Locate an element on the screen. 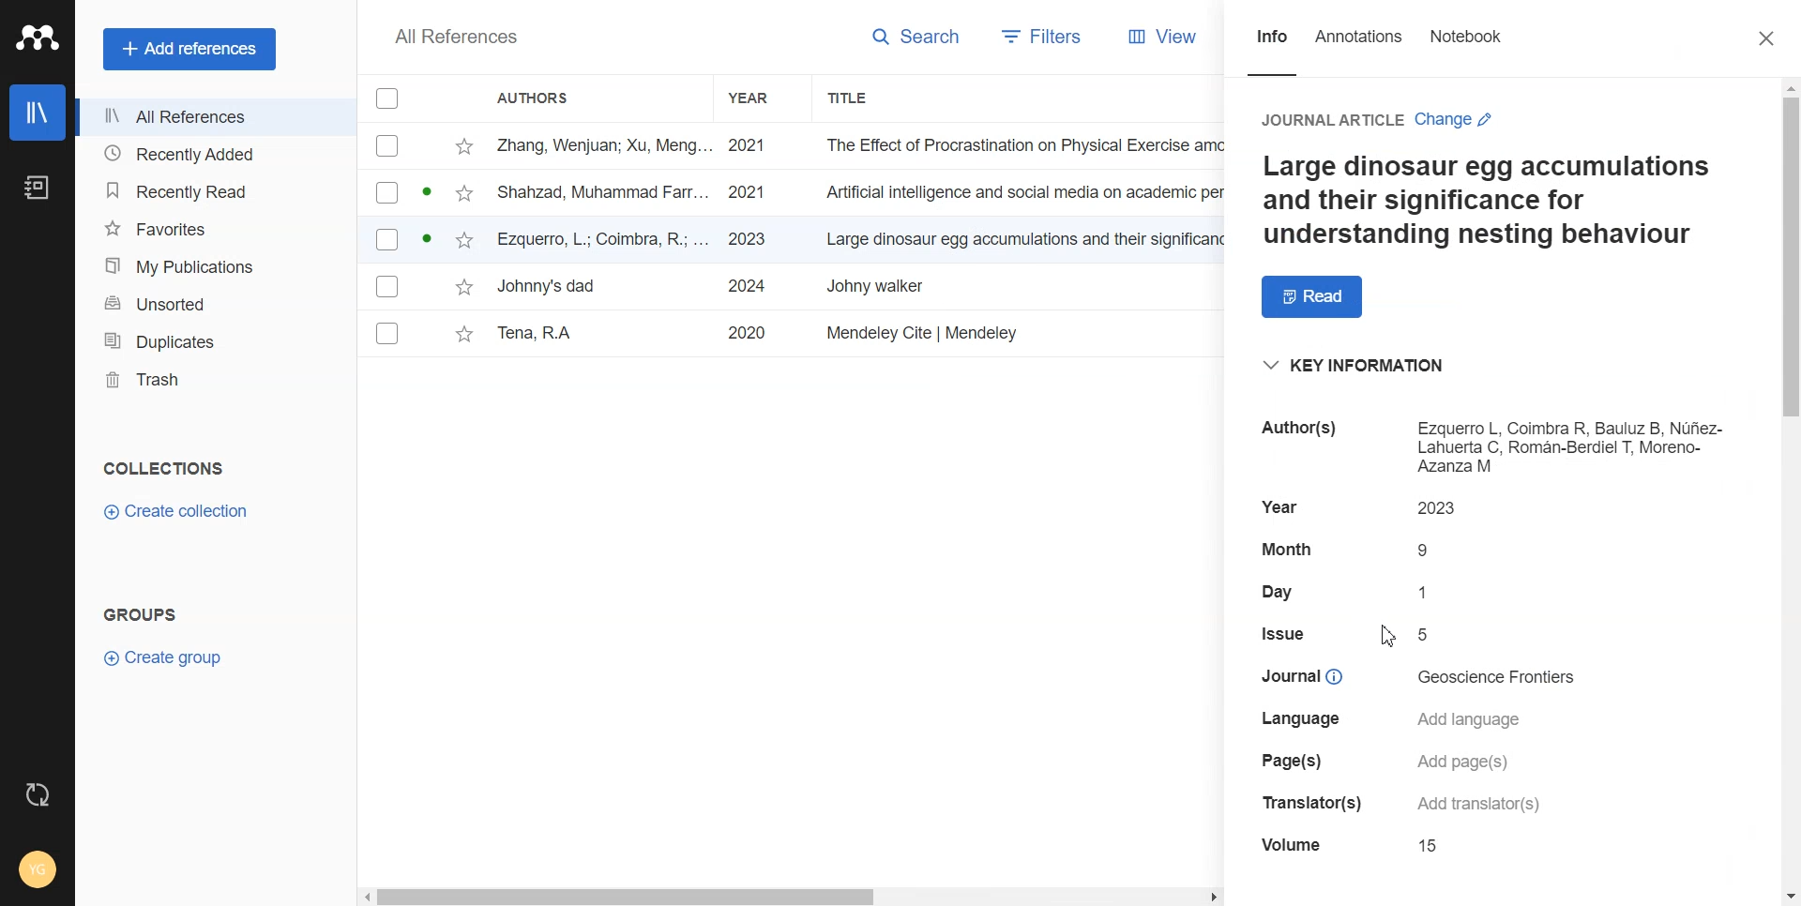 This screenshot has height=906, width=1801. Auto Sync is located at coordinates (38, 794).